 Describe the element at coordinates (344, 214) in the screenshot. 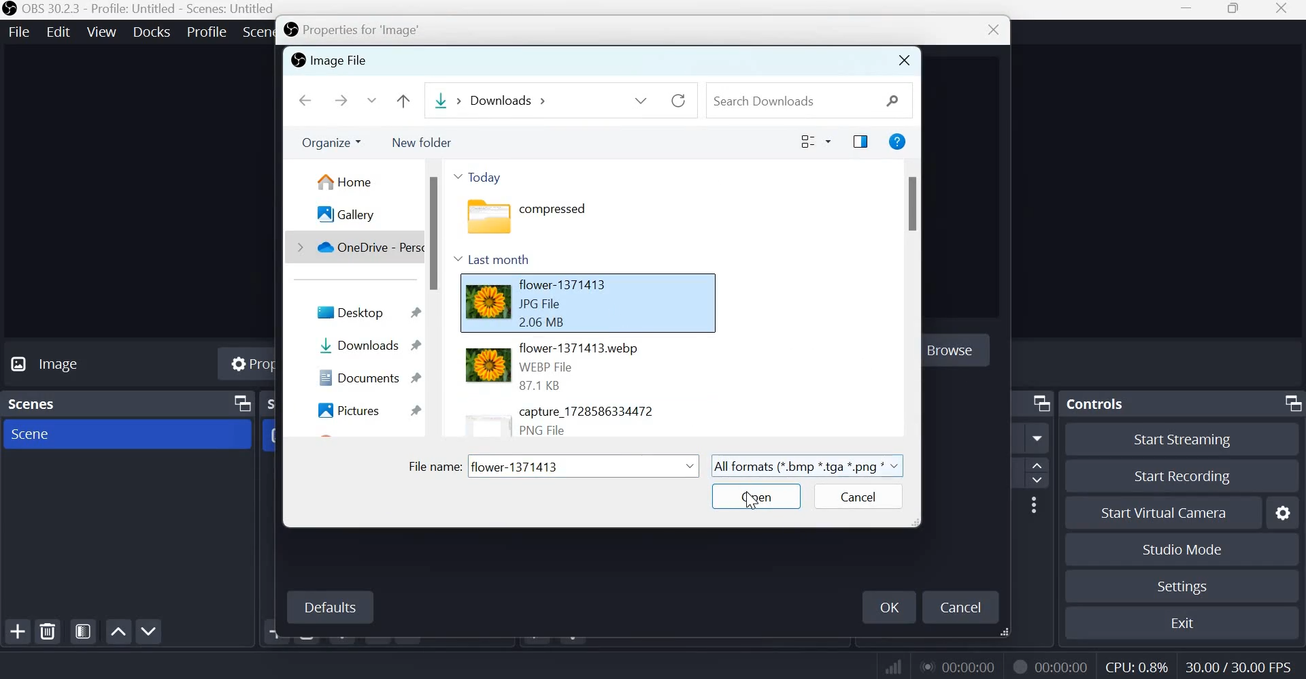

I see `gallery` at that location.